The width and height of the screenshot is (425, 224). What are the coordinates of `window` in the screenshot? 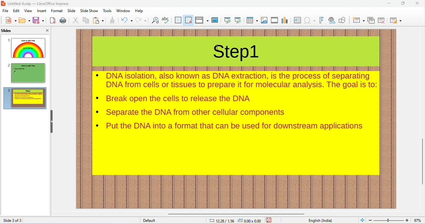 It's located at (123, 11).